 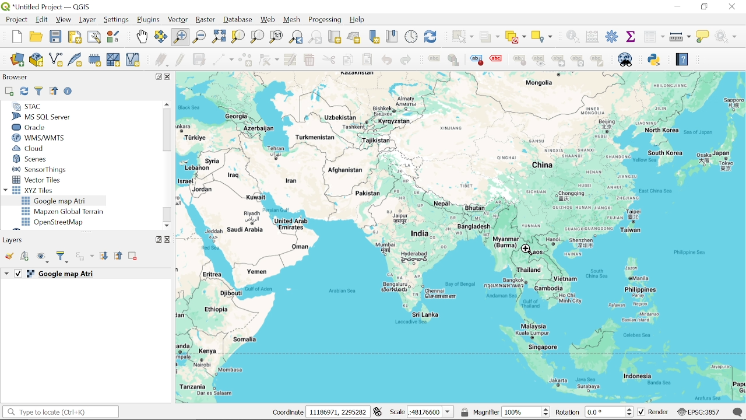 I want to click on Deelect features form all layers, so click(x=516, y=37).